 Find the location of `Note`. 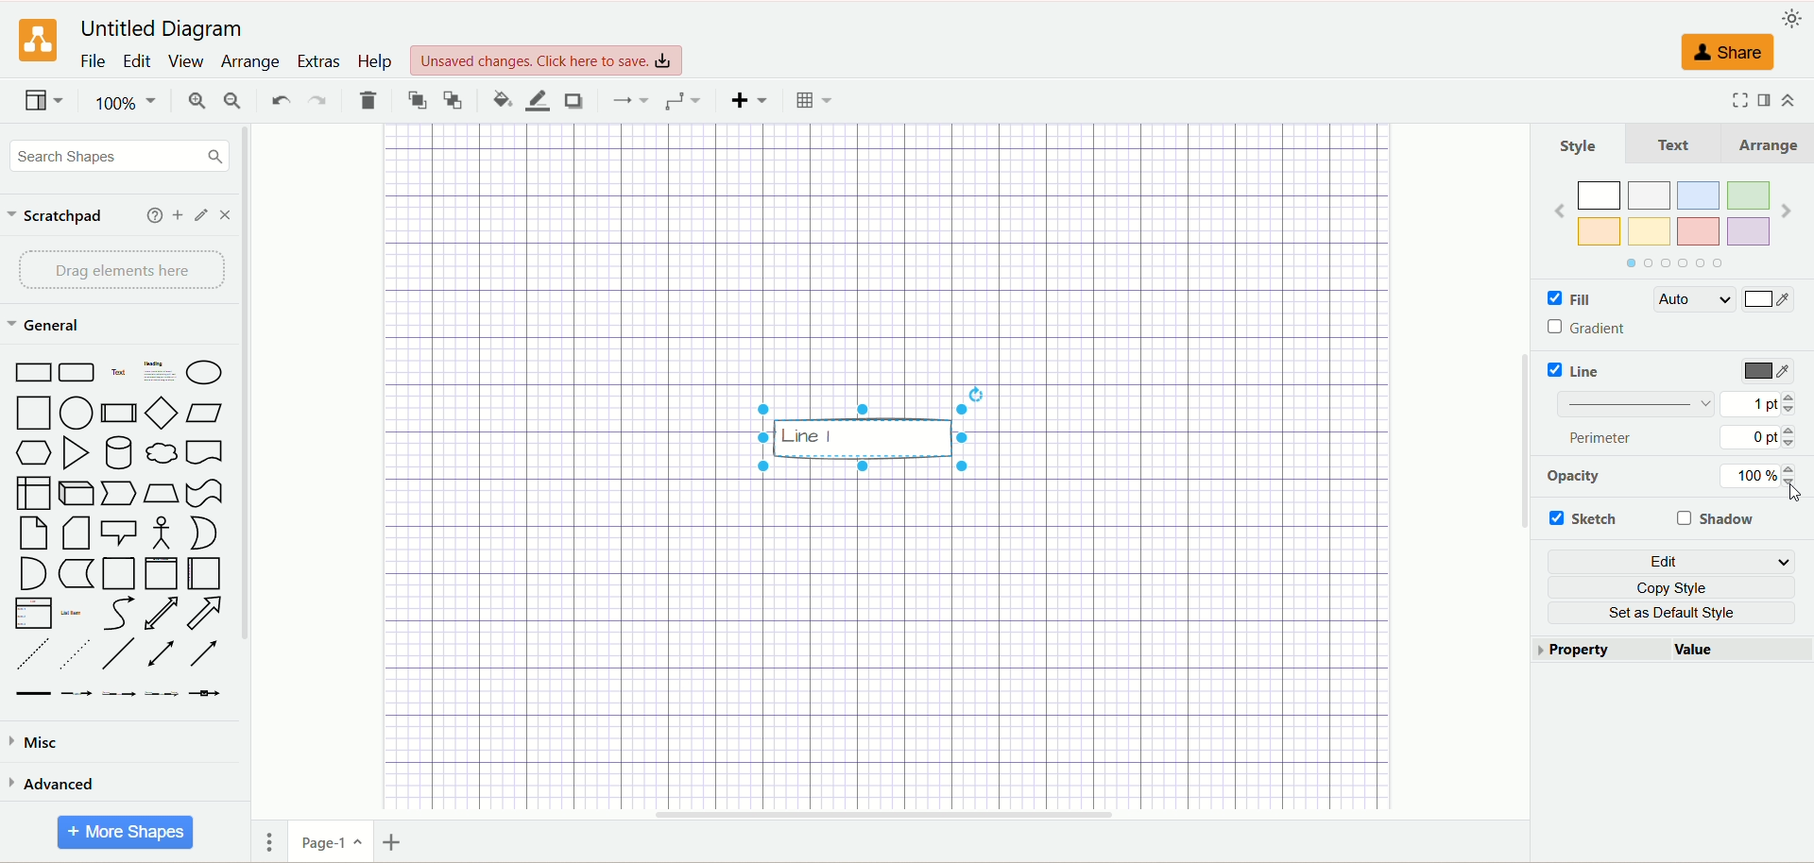

Note is located at coordinates (30, 533).